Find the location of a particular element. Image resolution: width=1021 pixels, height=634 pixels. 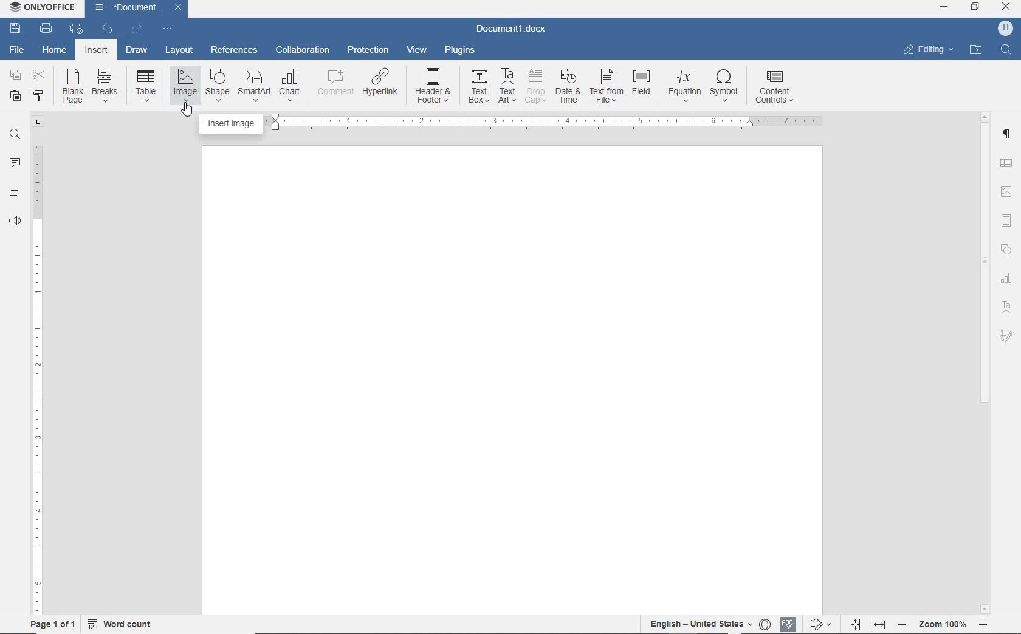

field is located at coordinates (644, 86).